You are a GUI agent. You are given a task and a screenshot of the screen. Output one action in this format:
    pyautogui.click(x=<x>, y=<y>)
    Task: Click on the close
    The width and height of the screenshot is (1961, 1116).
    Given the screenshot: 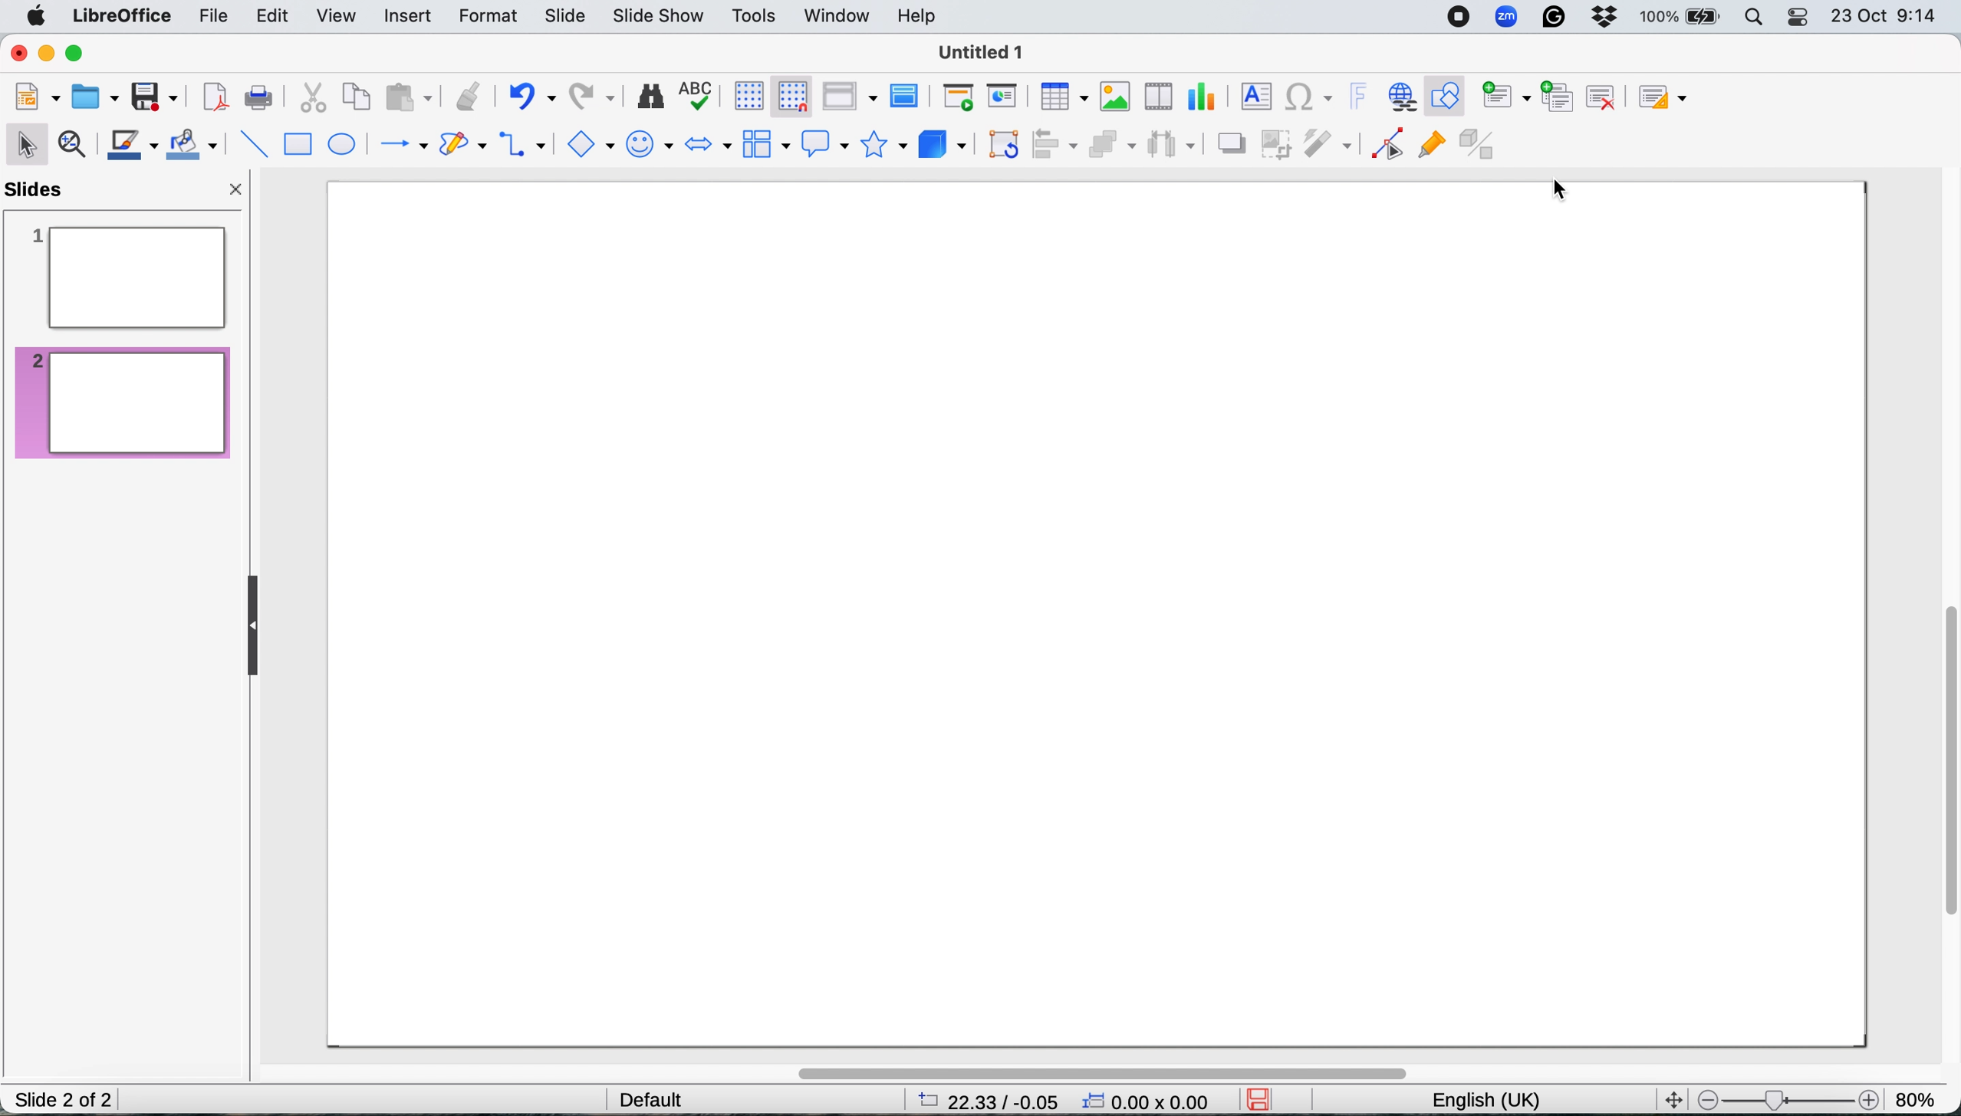 What is the action you would take?
    pyautogui.click(x=18, y=54)
    